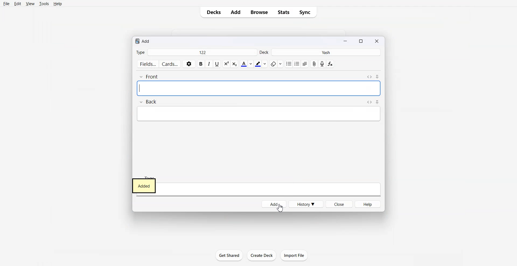  I want to click on Attach file, so click(314, 64).